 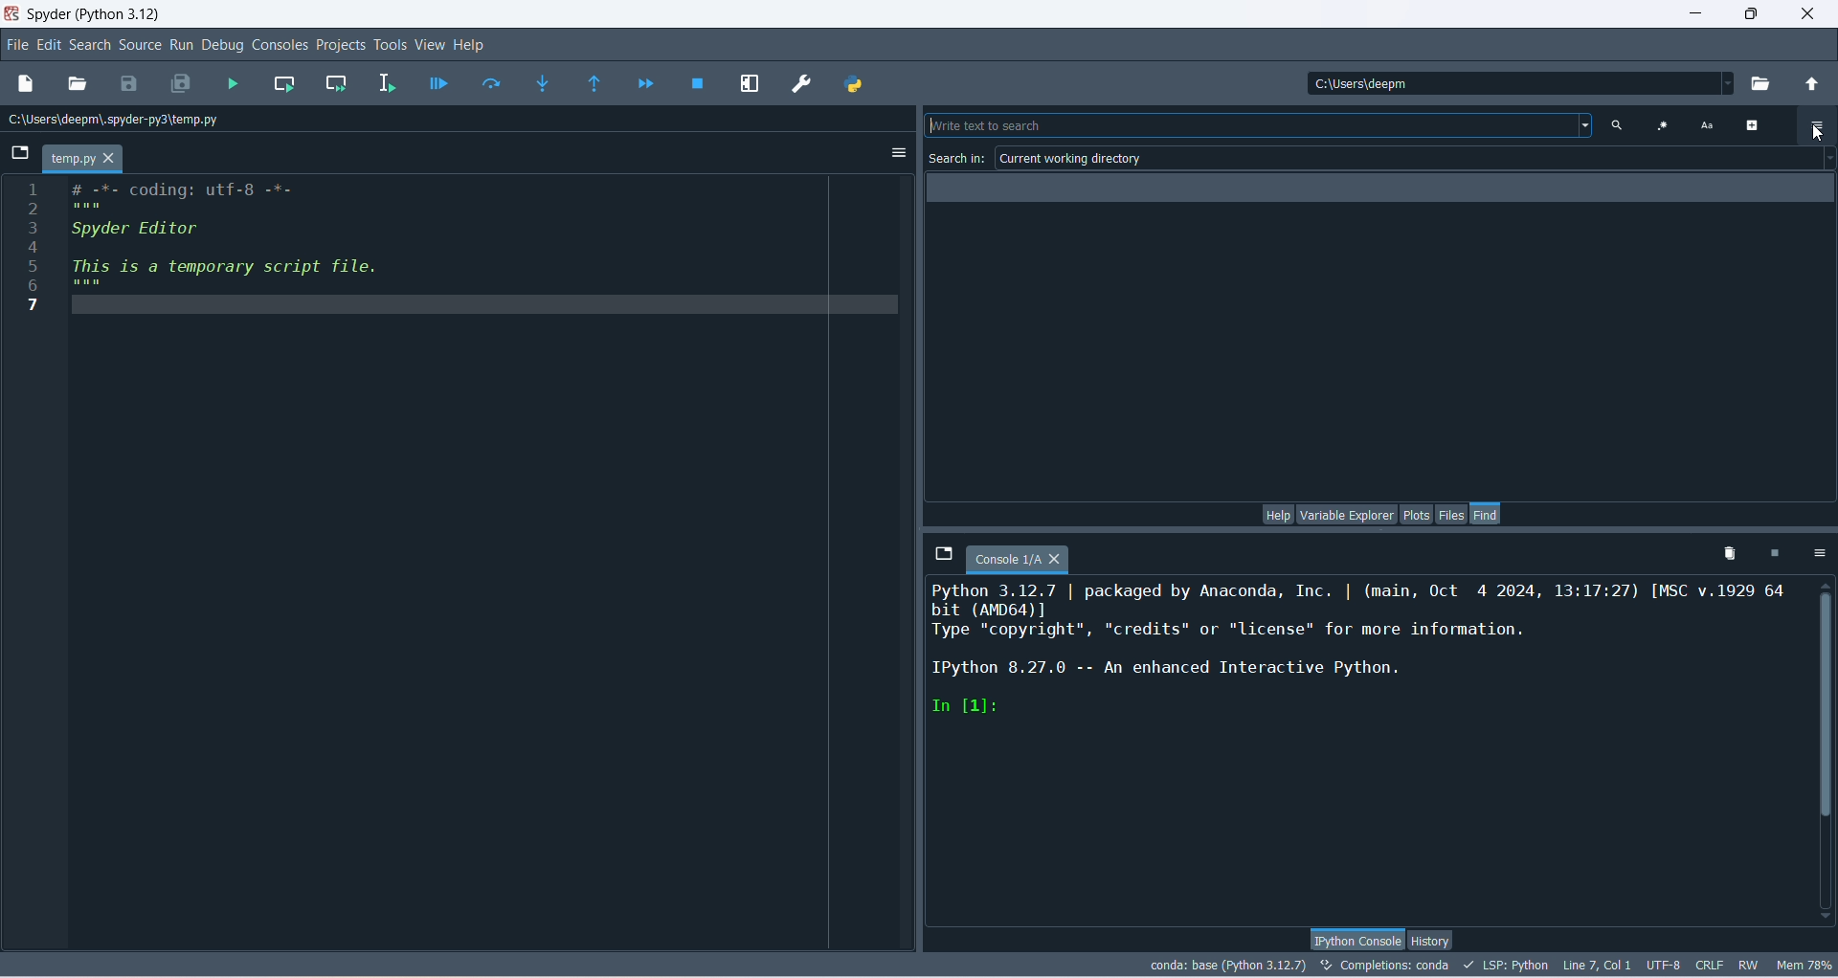 What do you see at coordinates (226, 46) in the screenshot?
I see `debug` at bounding box center [226, 46].